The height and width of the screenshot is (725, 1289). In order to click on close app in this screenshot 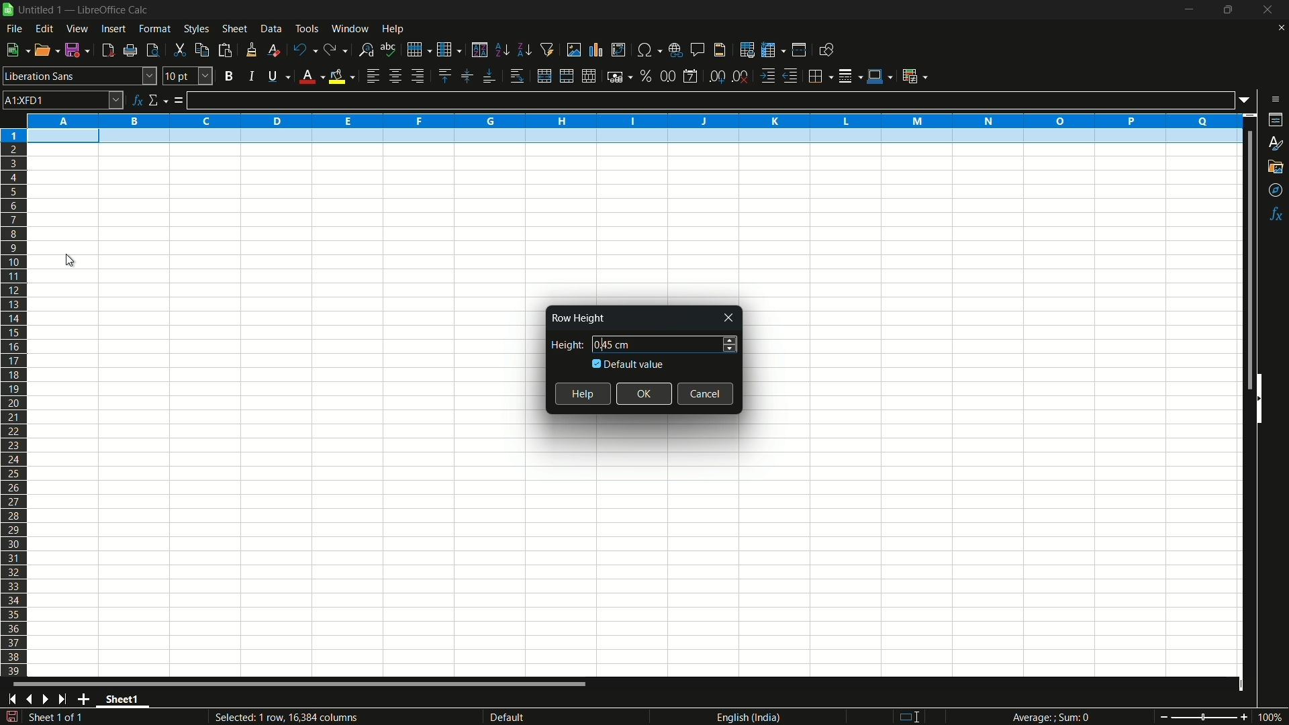, I will do `click(1264, 10)`.